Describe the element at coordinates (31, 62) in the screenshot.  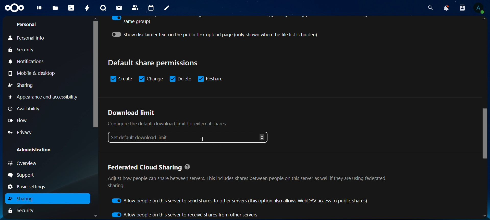
I see `notifications` at that location.